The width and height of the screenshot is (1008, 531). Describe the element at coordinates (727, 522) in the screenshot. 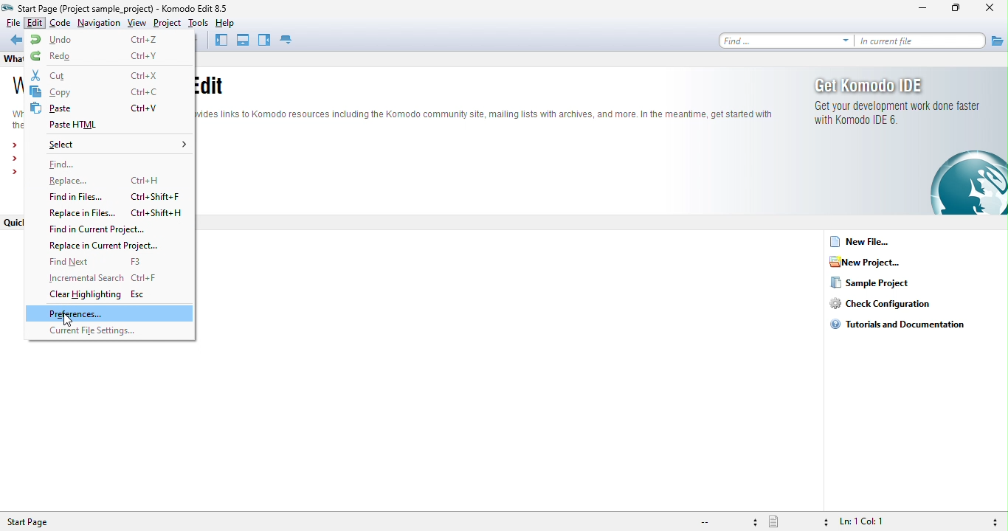

I see `file encoding` at that location.